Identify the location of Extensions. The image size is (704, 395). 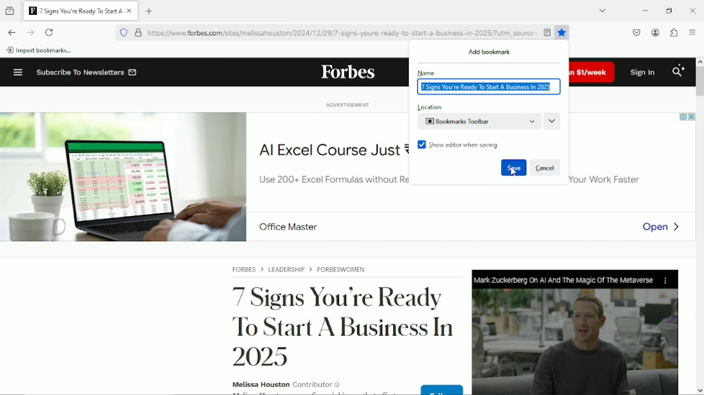
(674, 32).